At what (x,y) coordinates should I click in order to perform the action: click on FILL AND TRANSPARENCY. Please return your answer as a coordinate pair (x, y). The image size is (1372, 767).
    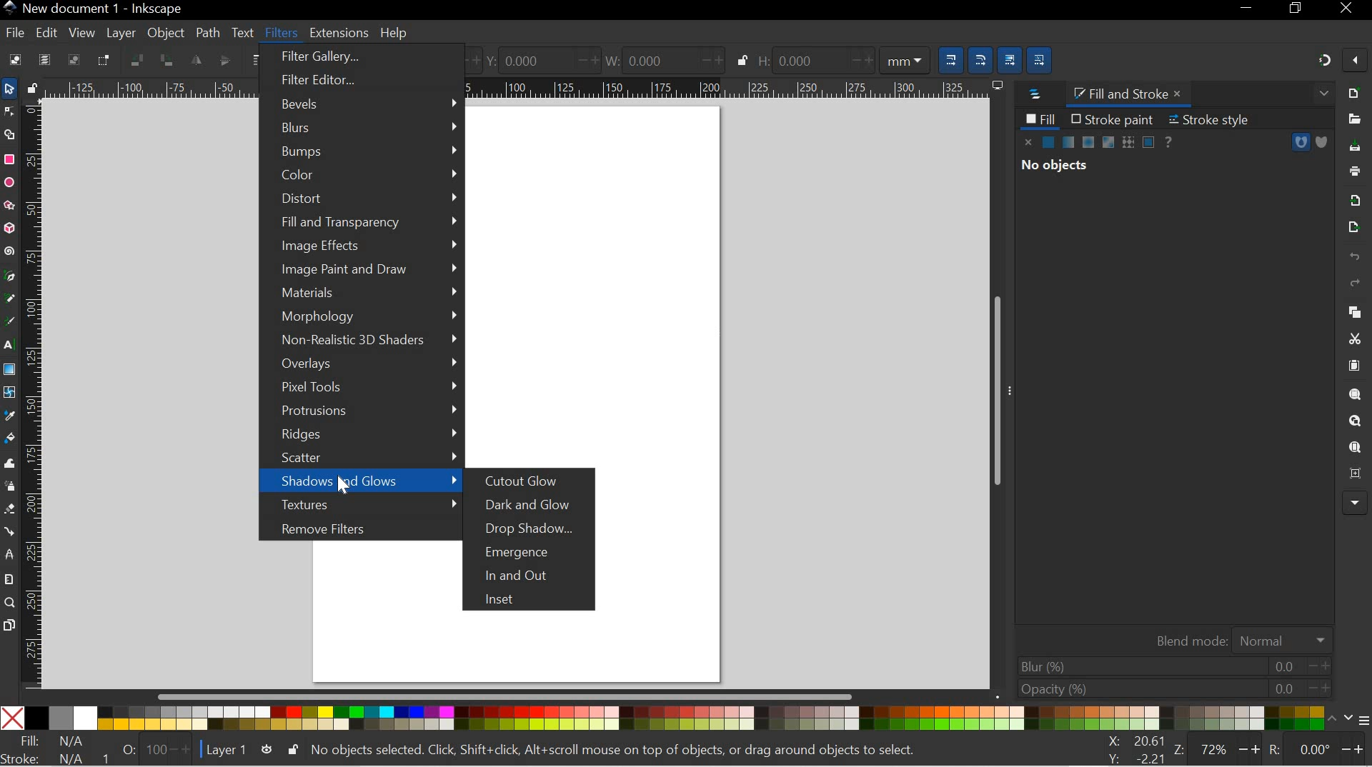
    Looking at the image, I should click on (364, 223).